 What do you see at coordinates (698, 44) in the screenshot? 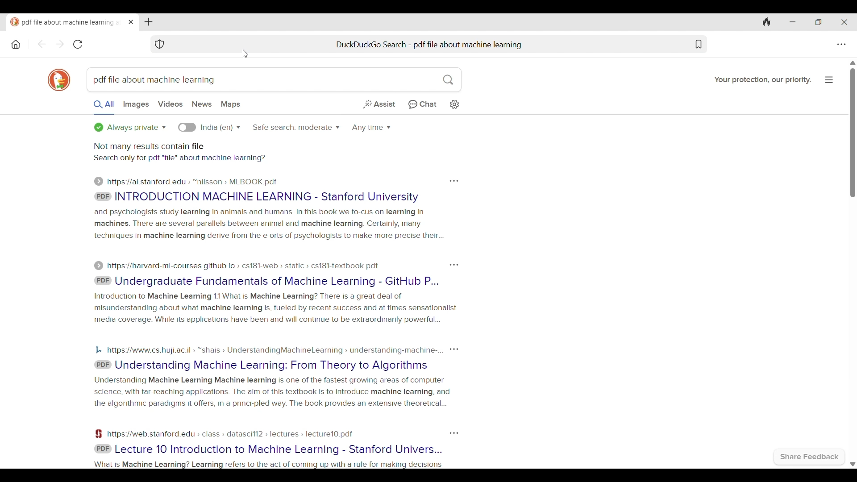
I see `Bookmark current page` at bounding box center [698, 44].